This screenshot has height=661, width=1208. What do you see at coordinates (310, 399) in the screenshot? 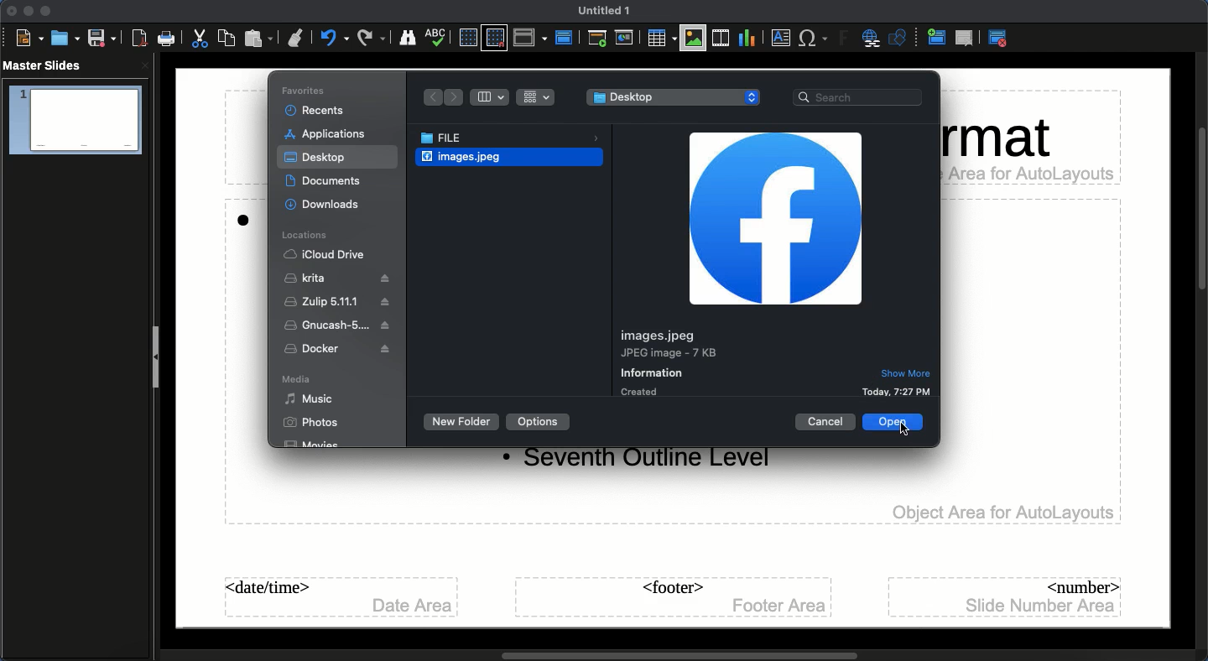
I see `Music` at bounding box center [310, 399].